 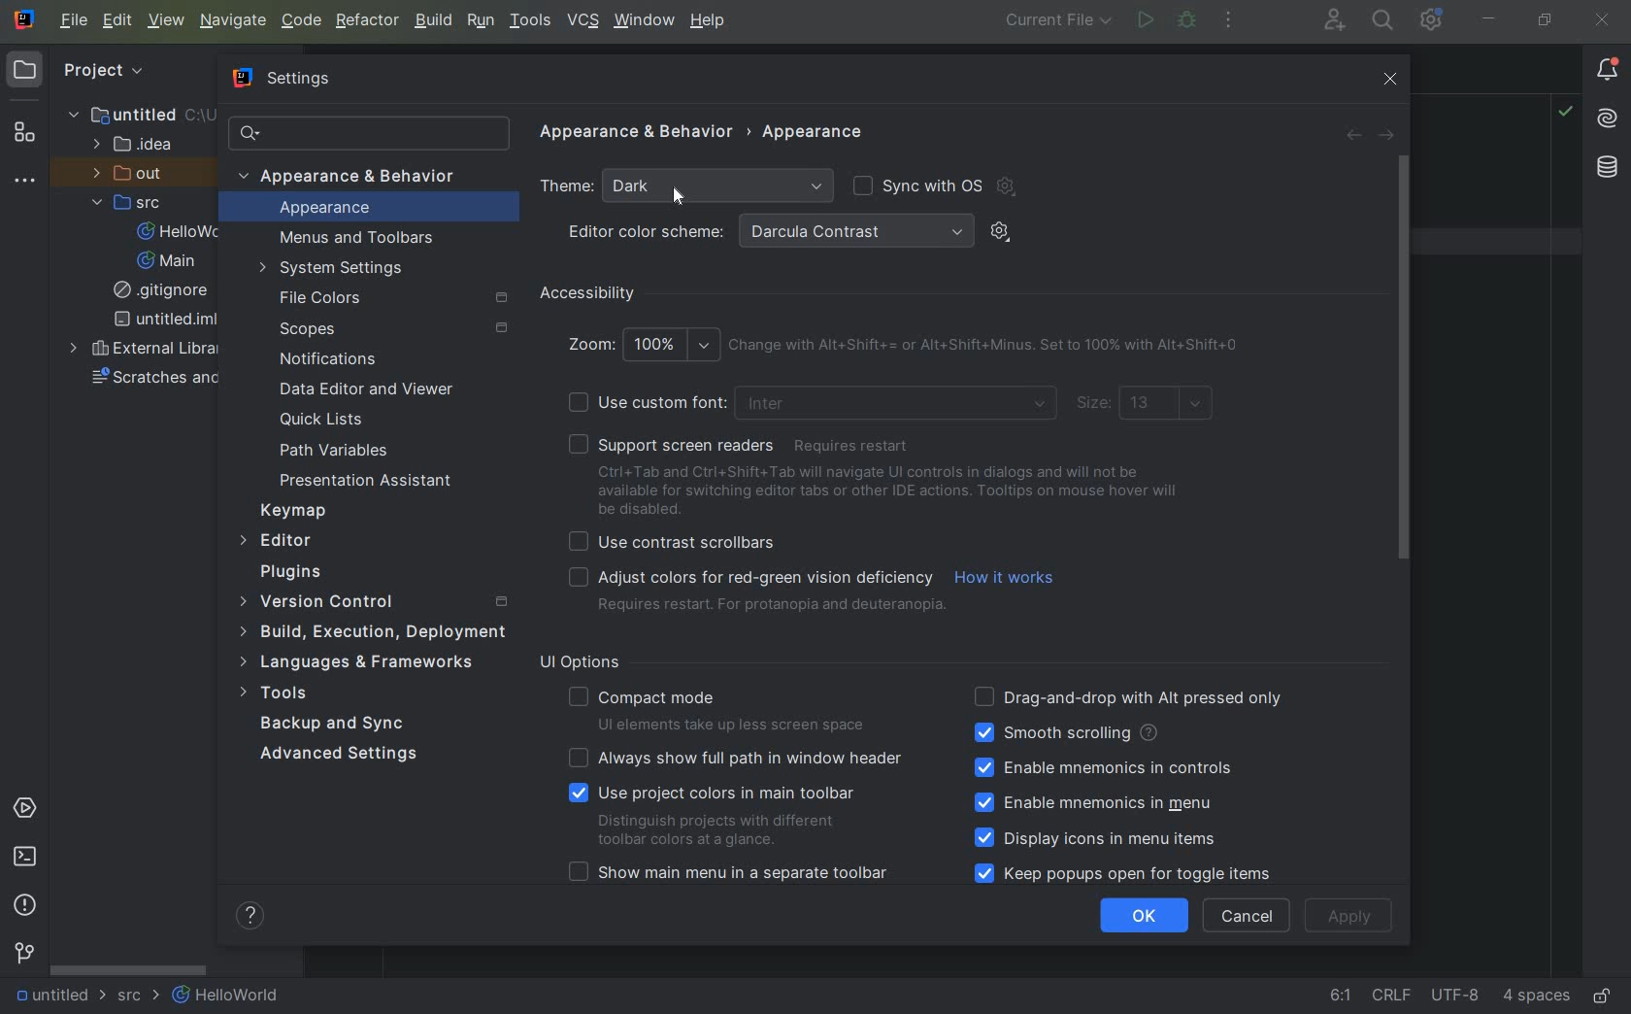 What do you see at coordinates (1351, 135) in the screenshot?
I see `BACKWARD` at bounding box center [1351, 135].